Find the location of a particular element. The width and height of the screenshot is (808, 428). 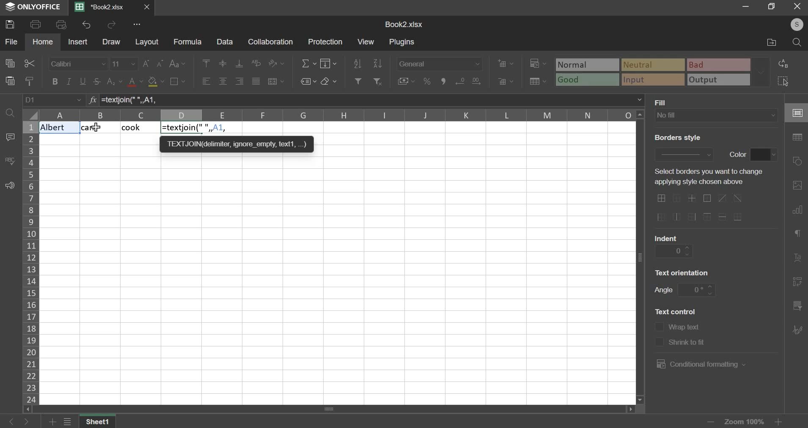

indent is located at coordinates (674, 251).